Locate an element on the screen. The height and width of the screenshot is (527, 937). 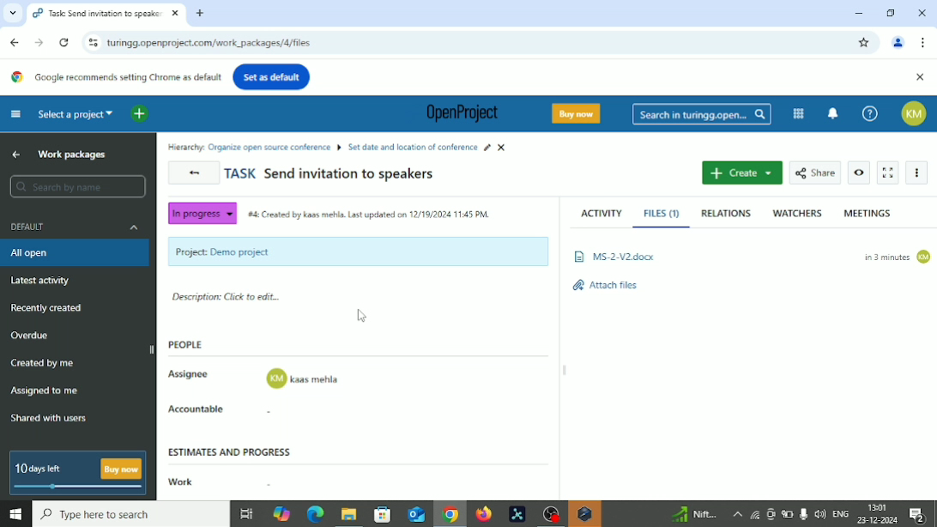
file added: B Ms-2-v2docx 3 minutes  is located at coordinates (748, 257).